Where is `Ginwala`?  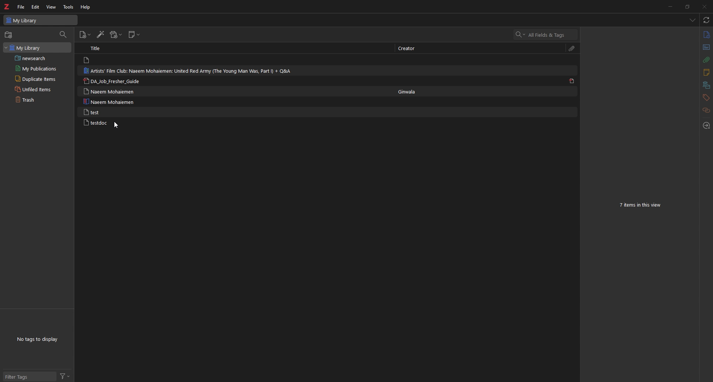
Ginwala is located at coordinates (407, 92).